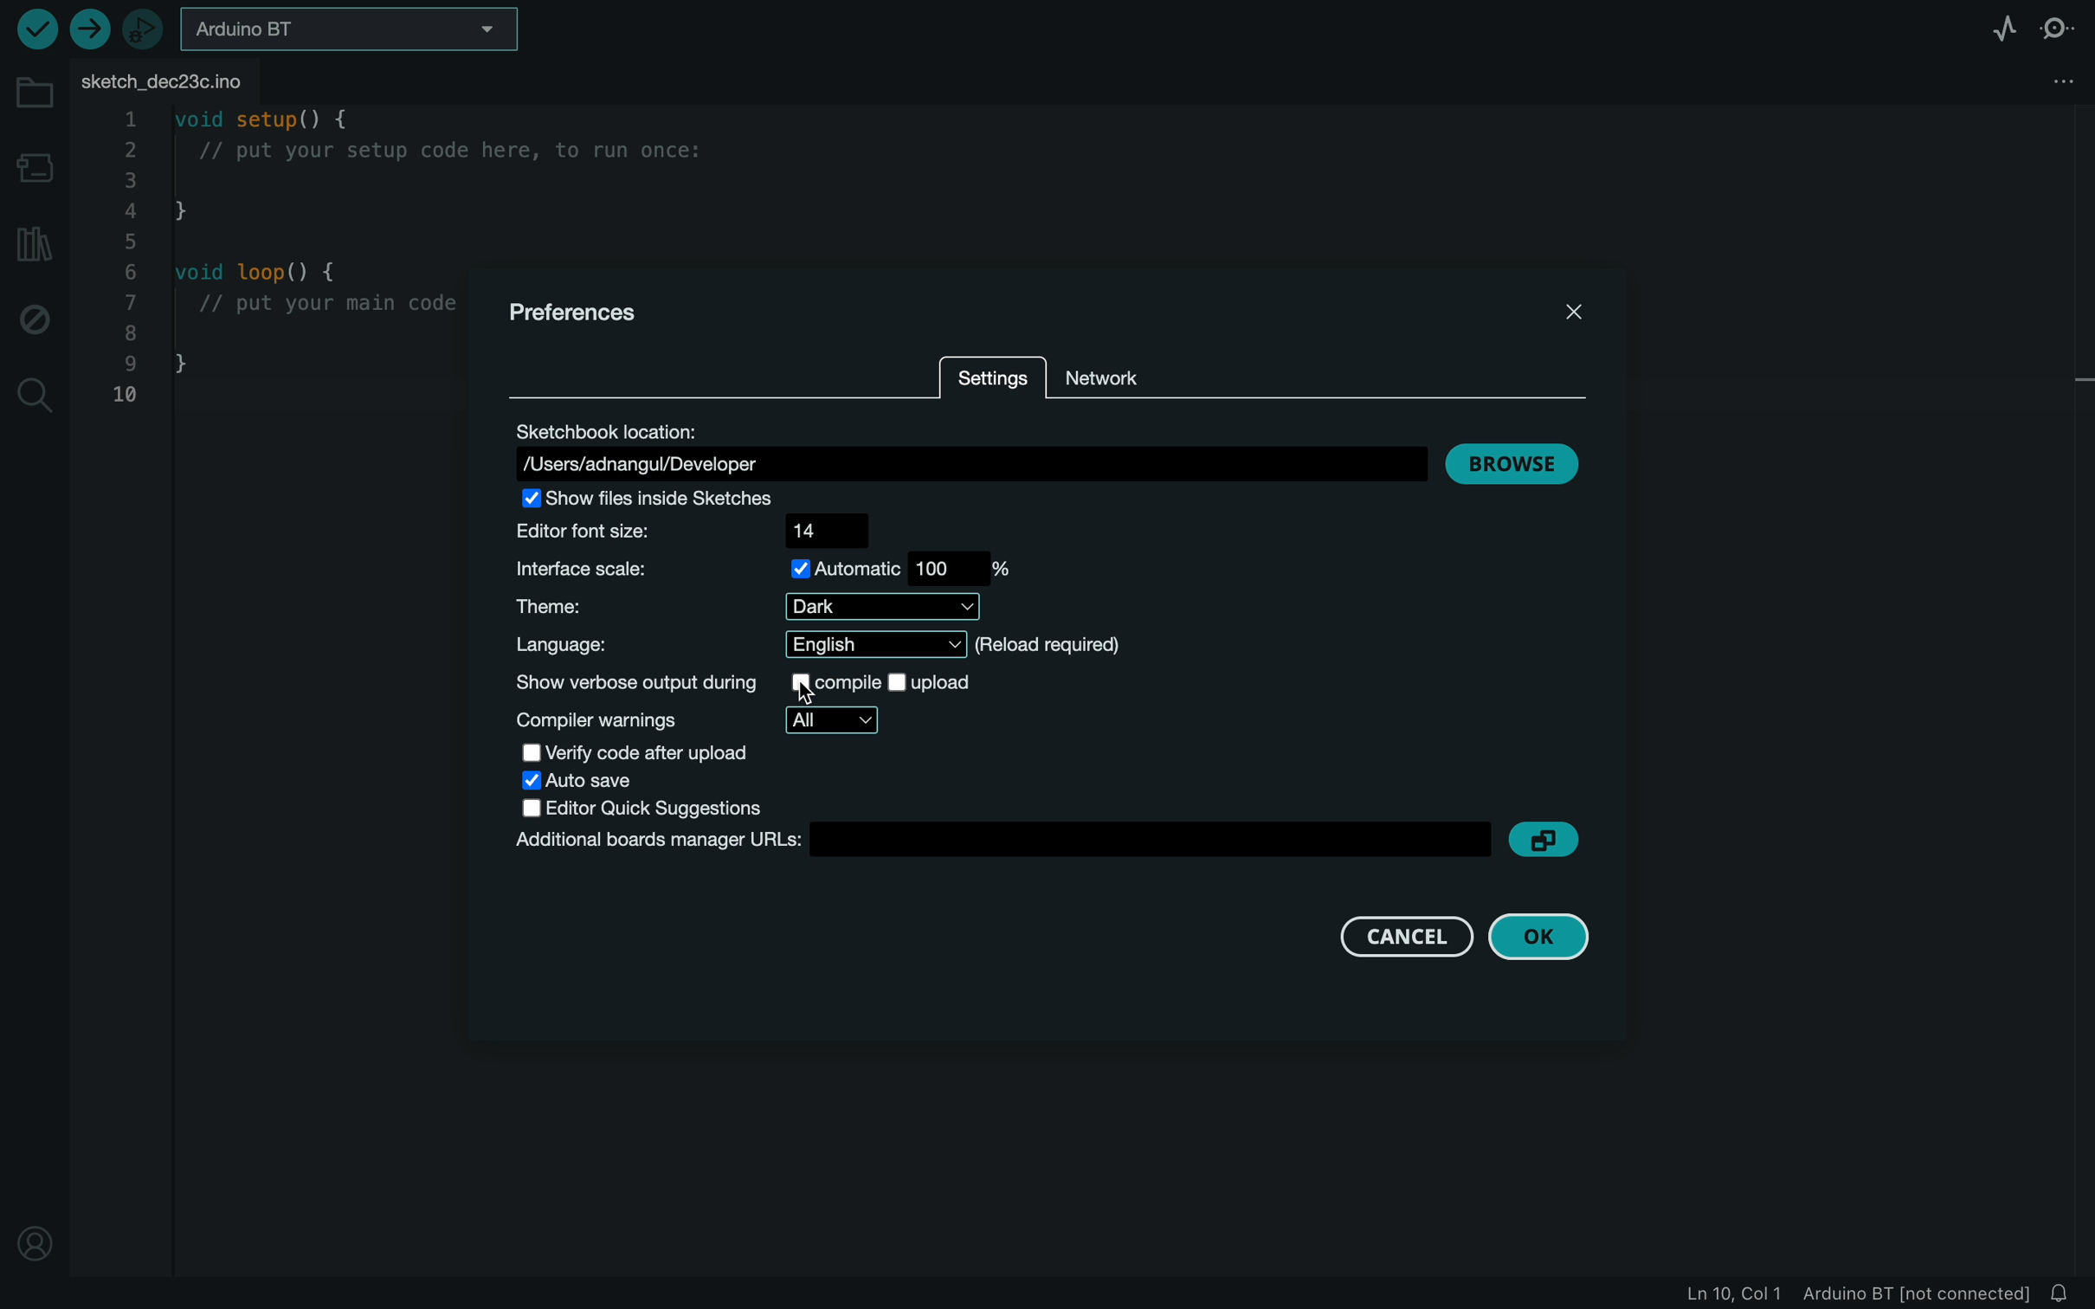 This screenshot has width=2095, height=1309. What do you see at coordinates (812, 646) in the screenshot?
I see `language` at bounding box center [812, 646].